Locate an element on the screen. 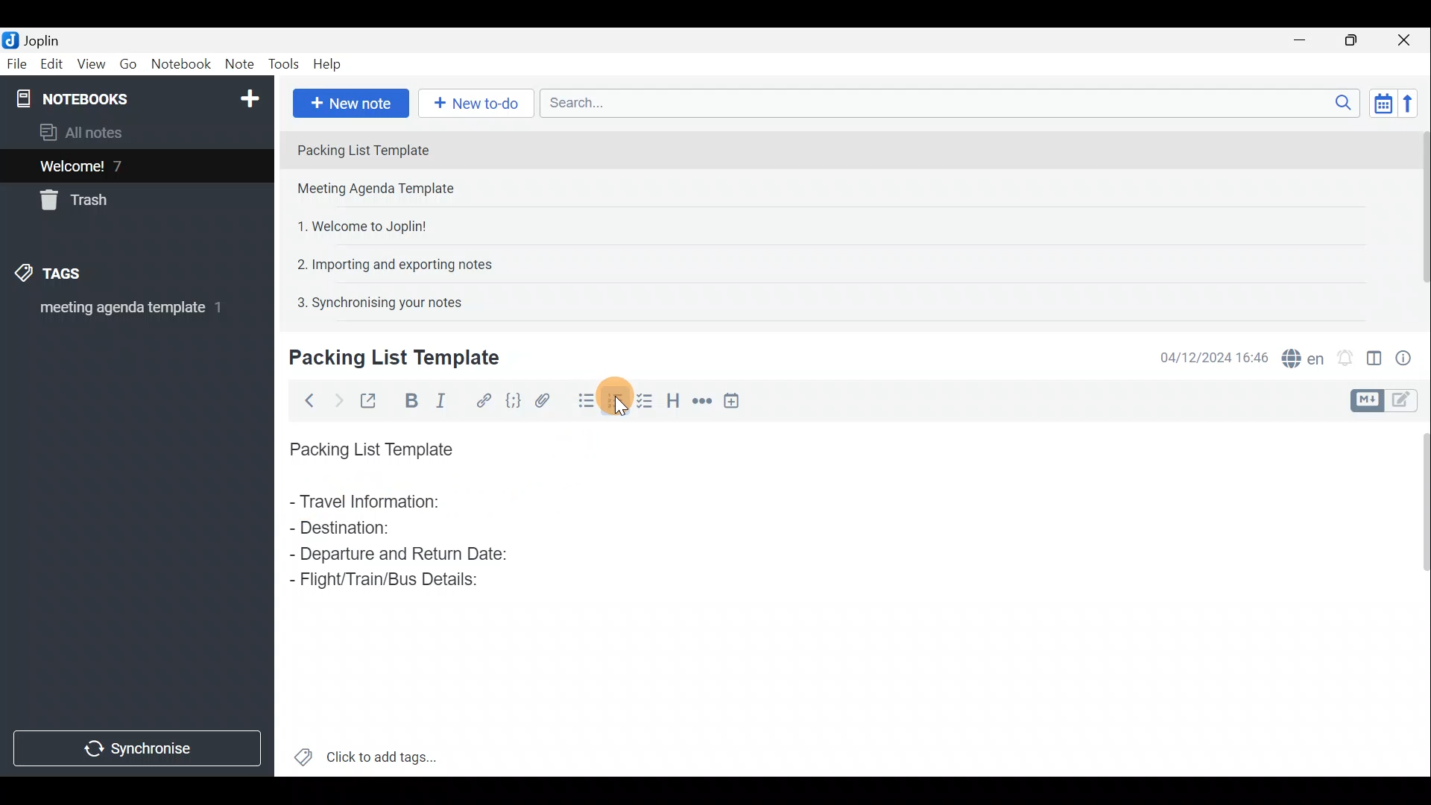 The image size is (1431, 805). Travel Information: is located at coordinates (378, 503).